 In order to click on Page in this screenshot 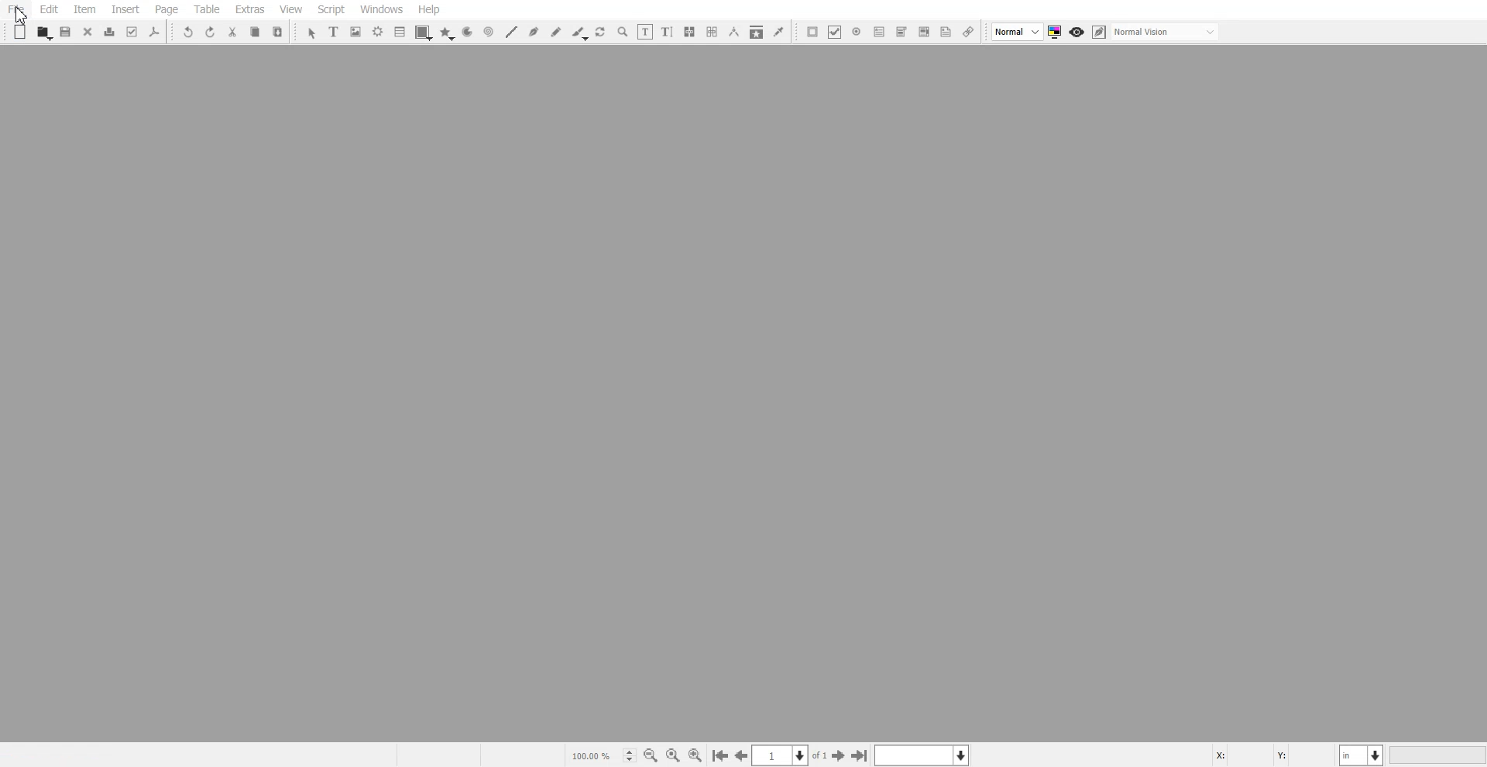, I will do `click(166, 10)`.